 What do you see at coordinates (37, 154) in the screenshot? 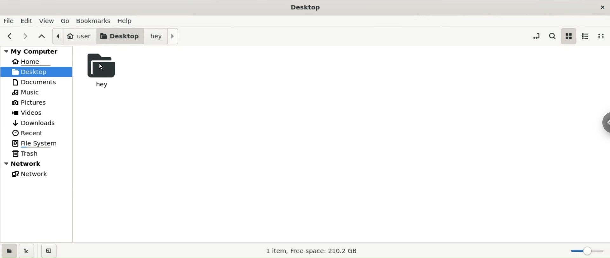
I see `trash` at bounding box center [37, 154].